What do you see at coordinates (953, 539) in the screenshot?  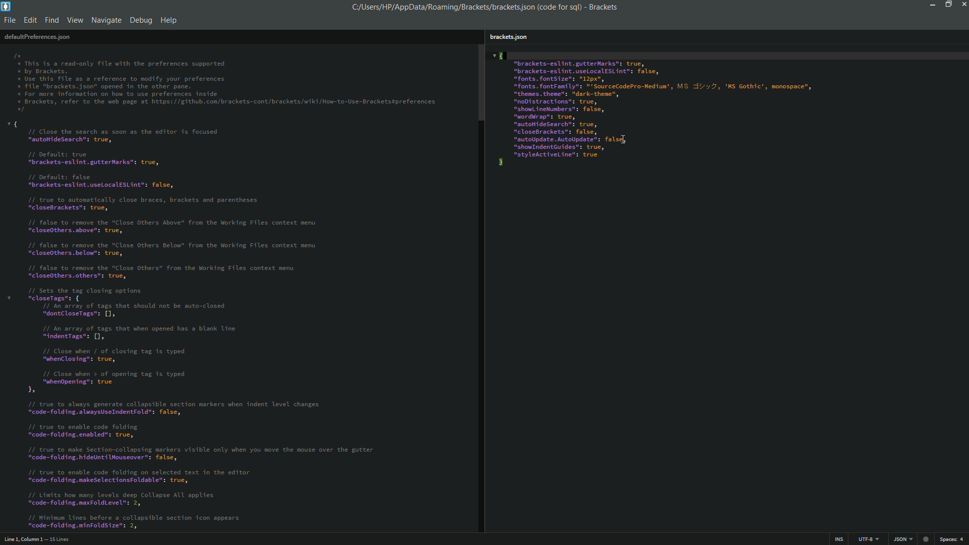 I see `spaces: 4` at bounding box center [953, 539].